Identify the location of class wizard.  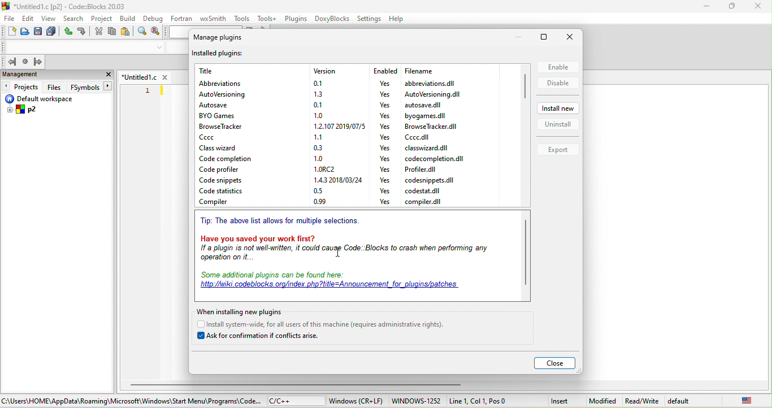
(220, 148).